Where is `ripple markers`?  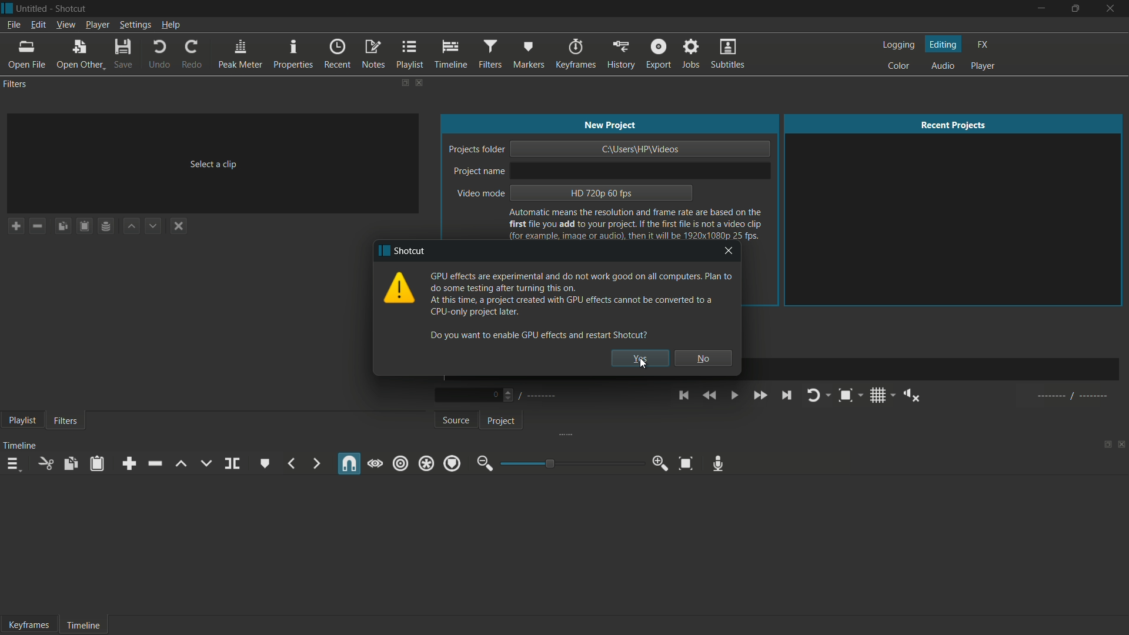
ripple markers is located at coordinates (453, 463).